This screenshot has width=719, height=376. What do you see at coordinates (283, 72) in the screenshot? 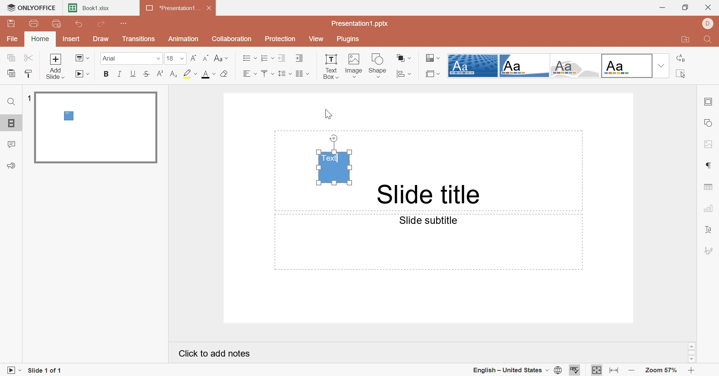
I see `Line spacing` at bounding box center [283, 72].